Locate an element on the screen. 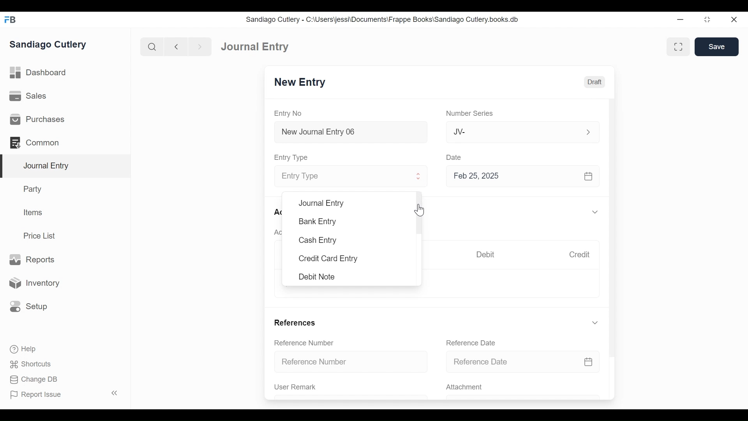  Reference Date is located at coordinates (470, 343).